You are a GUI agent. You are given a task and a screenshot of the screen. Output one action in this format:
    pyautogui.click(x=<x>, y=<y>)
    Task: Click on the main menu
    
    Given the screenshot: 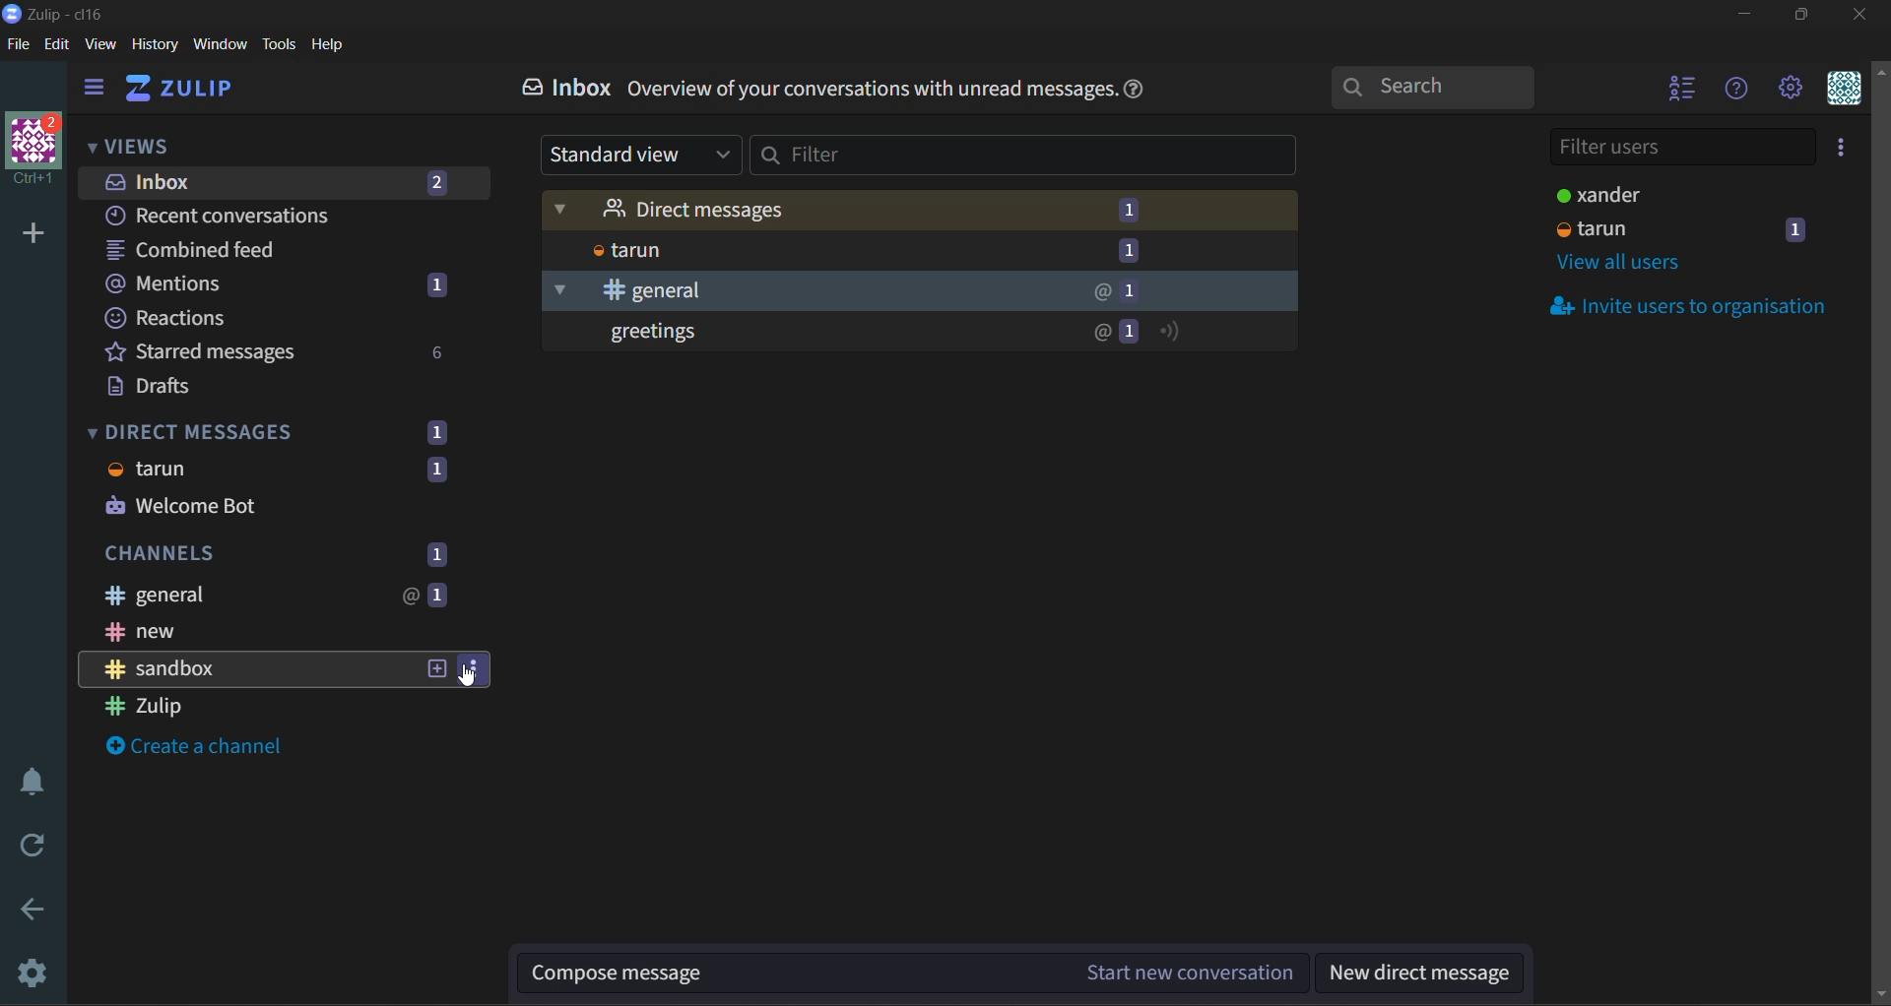 What is the action you would take?
    pyautogui.click(x=1788, y=90)
    